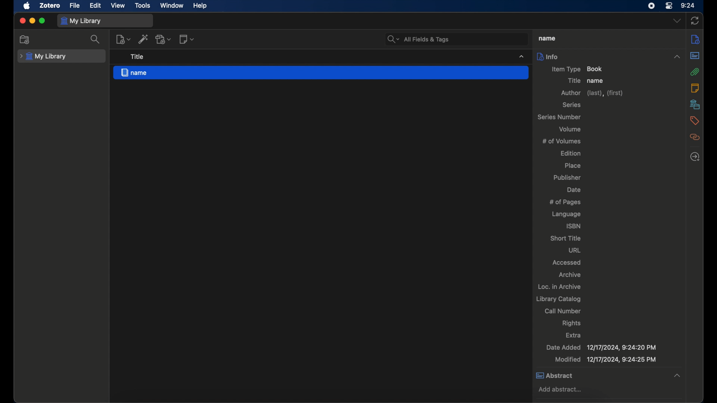  I want to click on window, so click(173, 6).